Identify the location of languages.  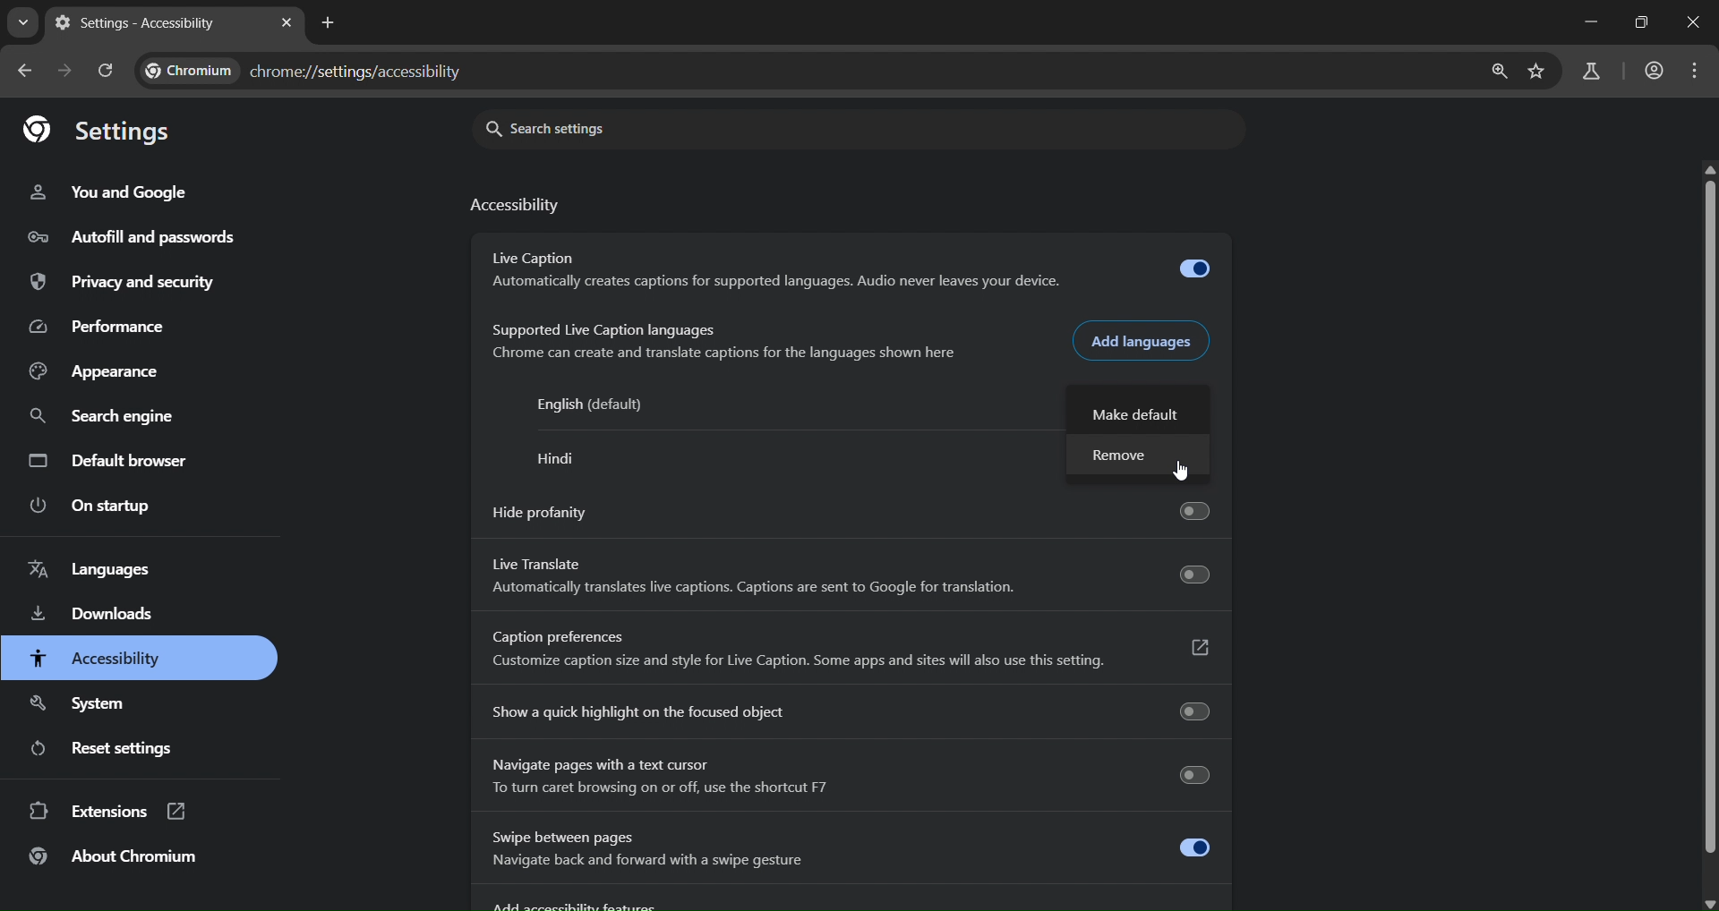
(91, 569).